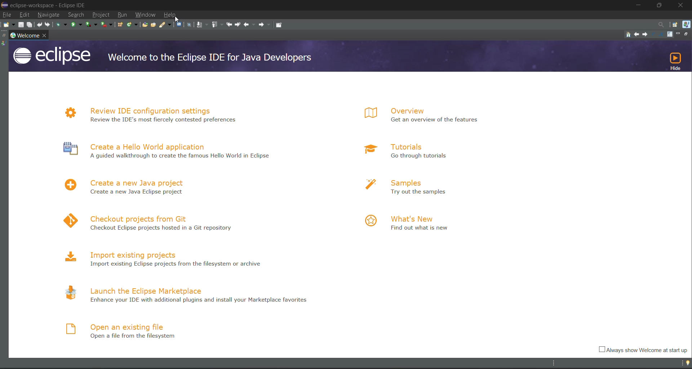  What do you see at coordinates (77, 15) in the screenshot?
I see `search` at bounding box center [77, 15].